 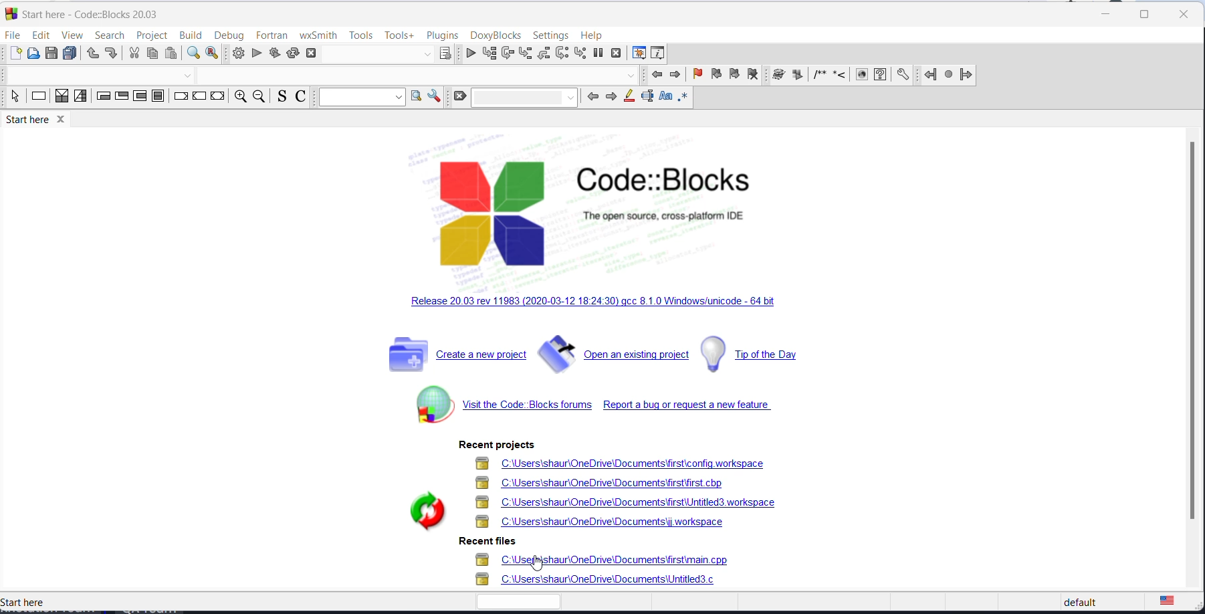 I want to click on cursor, so click(x=541, y=566).